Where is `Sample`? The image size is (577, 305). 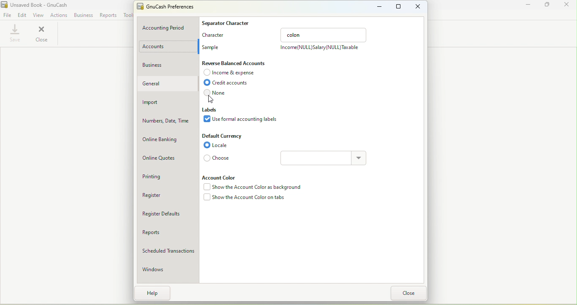 Sample is located at coordinates (212, 46).